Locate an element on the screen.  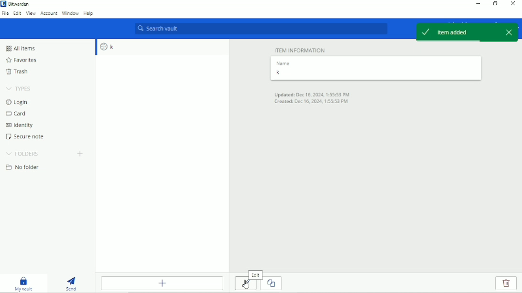
Delete is located at coordinates (506, 283).